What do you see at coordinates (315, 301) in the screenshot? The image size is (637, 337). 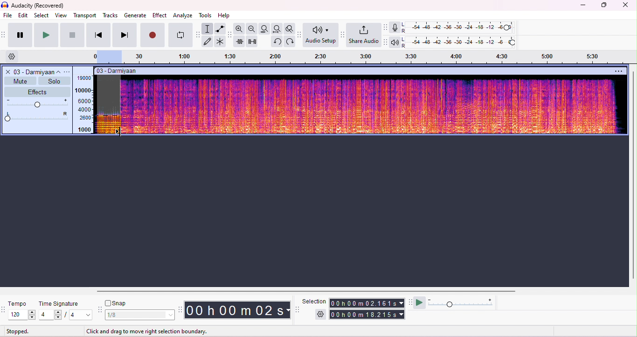 I see `selection` at bounding box center [315, 301].